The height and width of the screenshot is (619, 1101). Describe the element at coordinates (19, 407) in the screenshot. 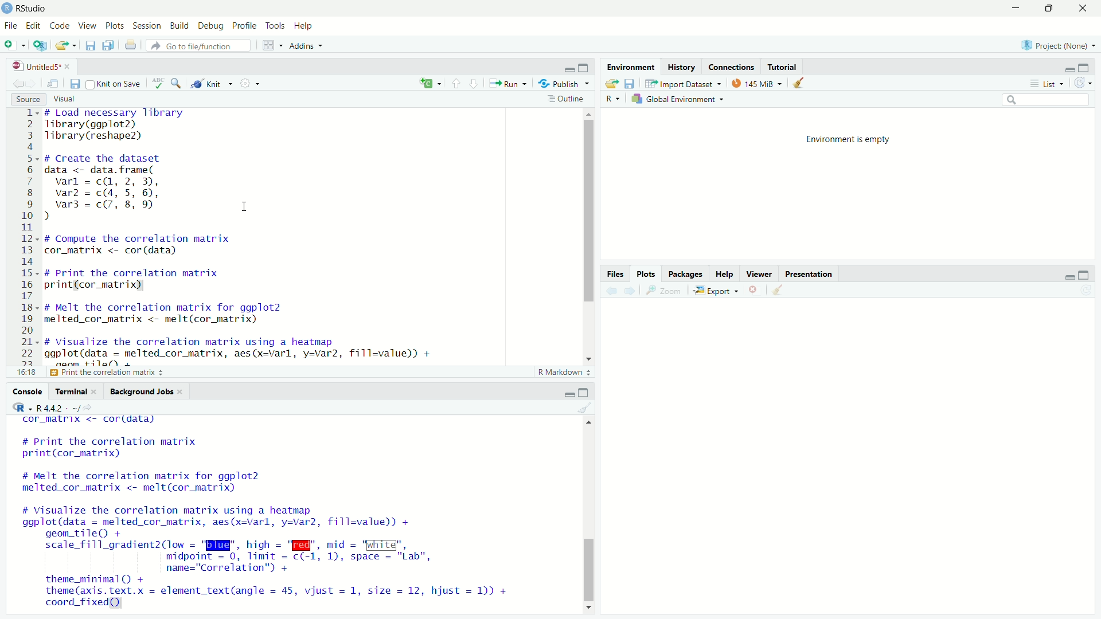

I see `R language` at that location.